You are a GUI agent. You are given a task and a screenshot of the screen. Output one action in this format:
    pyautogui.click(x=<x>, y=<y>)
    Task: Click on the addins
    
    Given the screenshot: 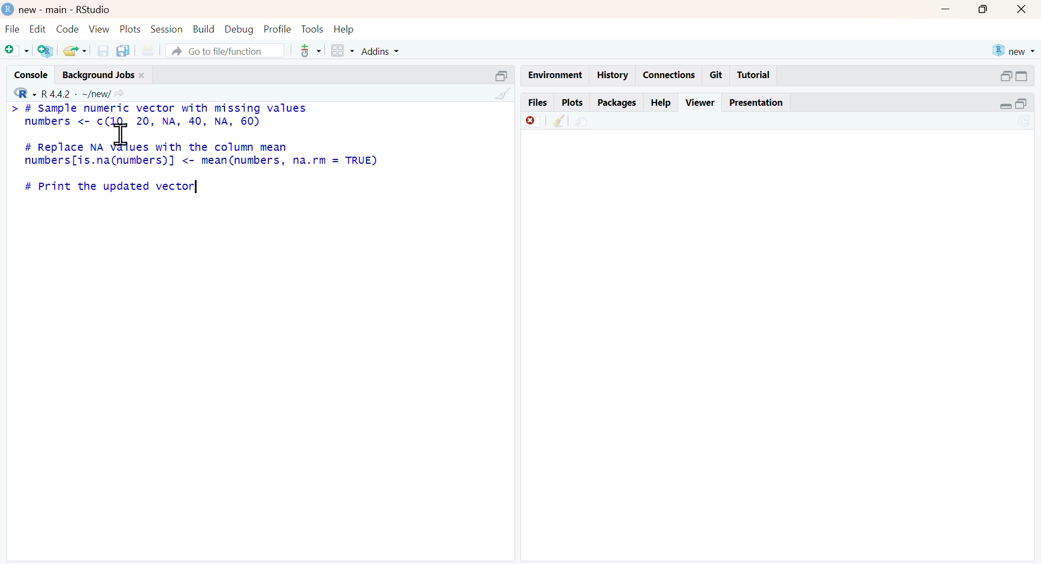 What is the action you would take?
    pyautogui.click(x=381, y=52)
    